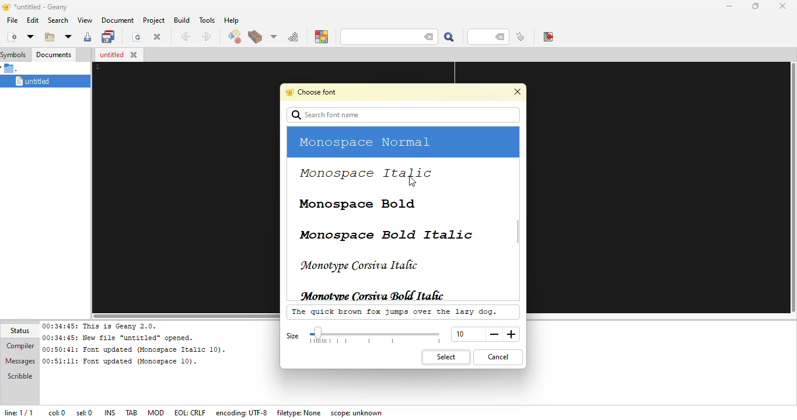  Describe the element at coordinates (463, 333) in the screenshot. I see `size` at that location.